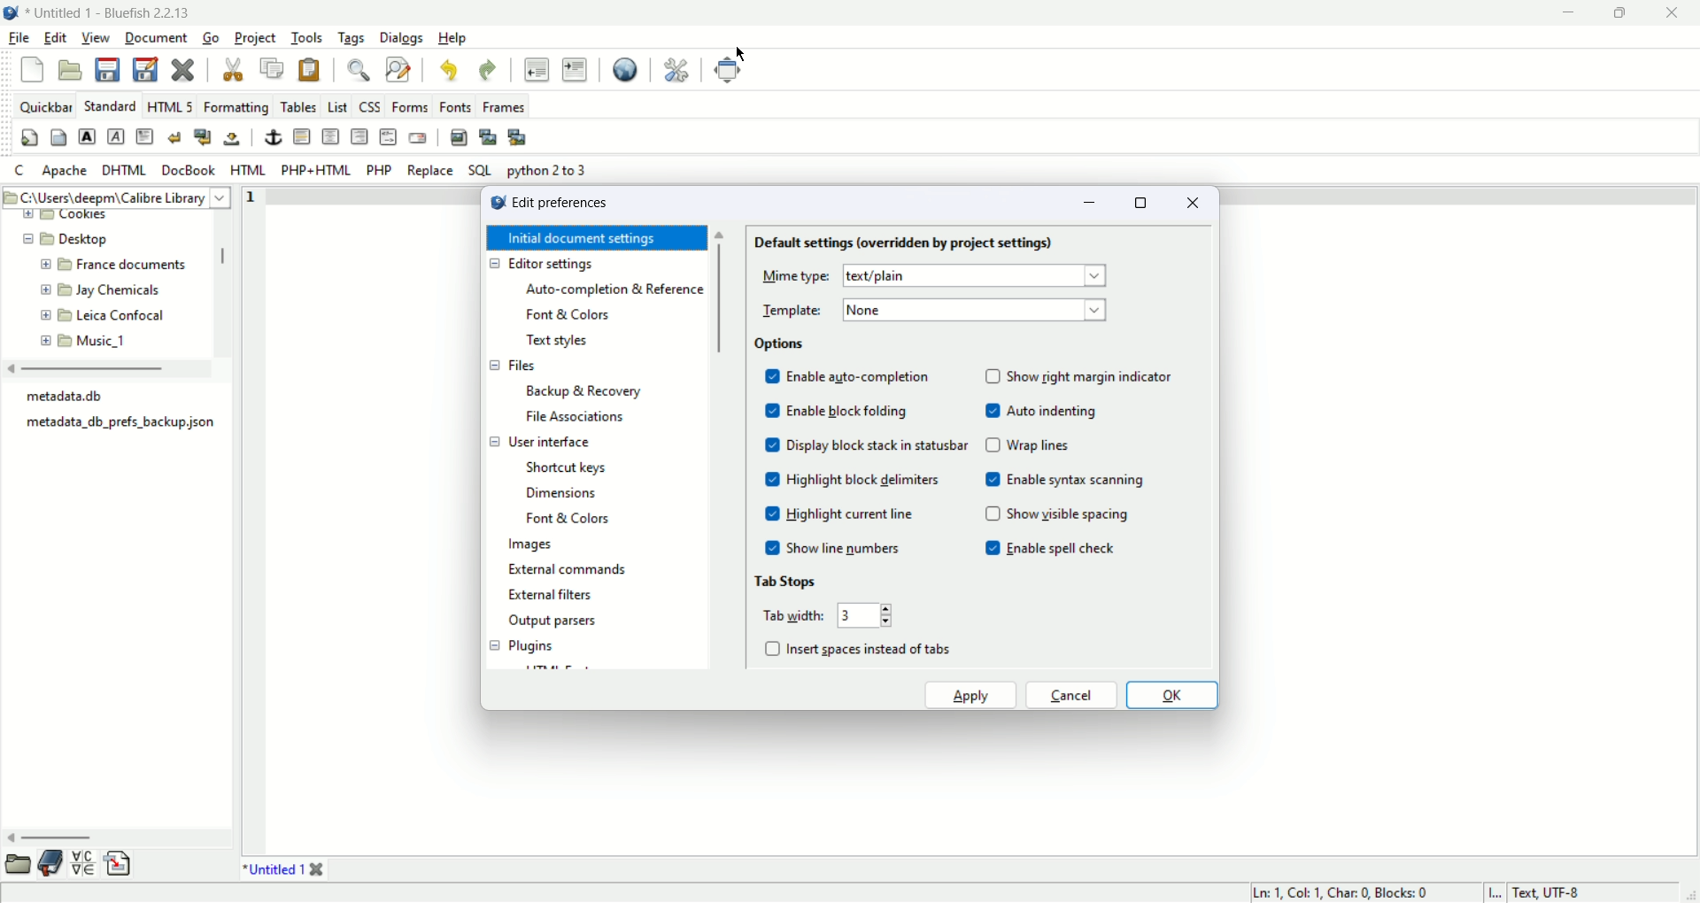  What do you see at coordinates (578, 469) in the screenshot?
I see `shortcut keys` at bounding box center [578, 469].